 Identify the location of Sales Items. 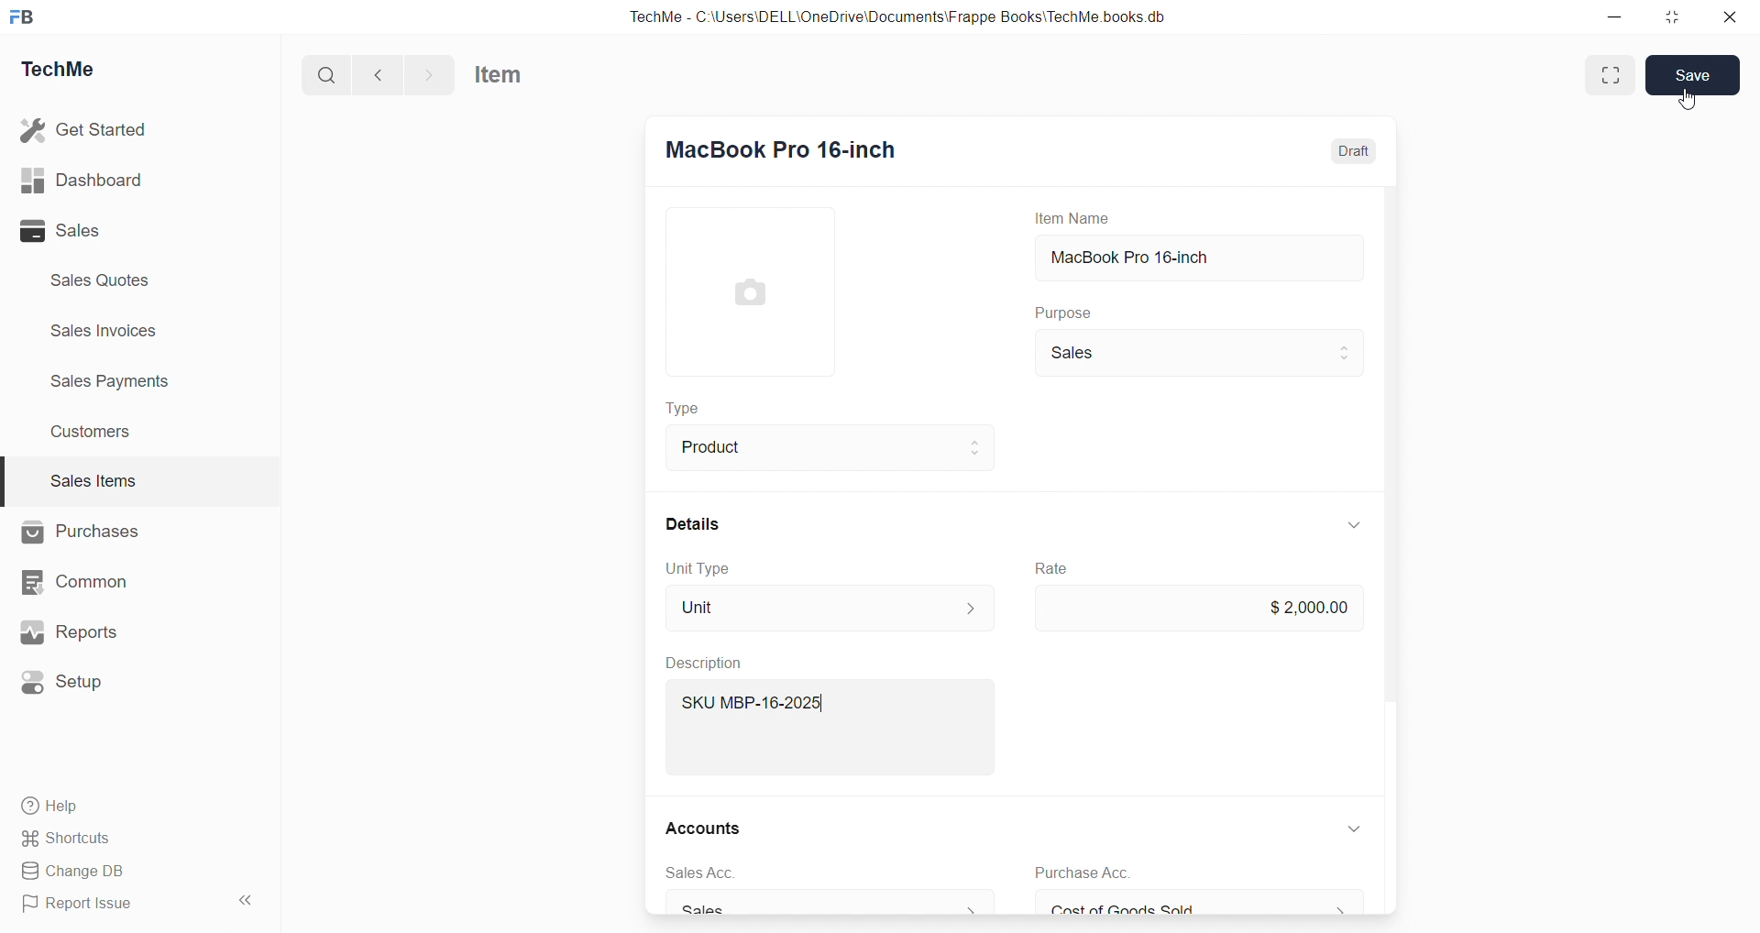
(93, 480).